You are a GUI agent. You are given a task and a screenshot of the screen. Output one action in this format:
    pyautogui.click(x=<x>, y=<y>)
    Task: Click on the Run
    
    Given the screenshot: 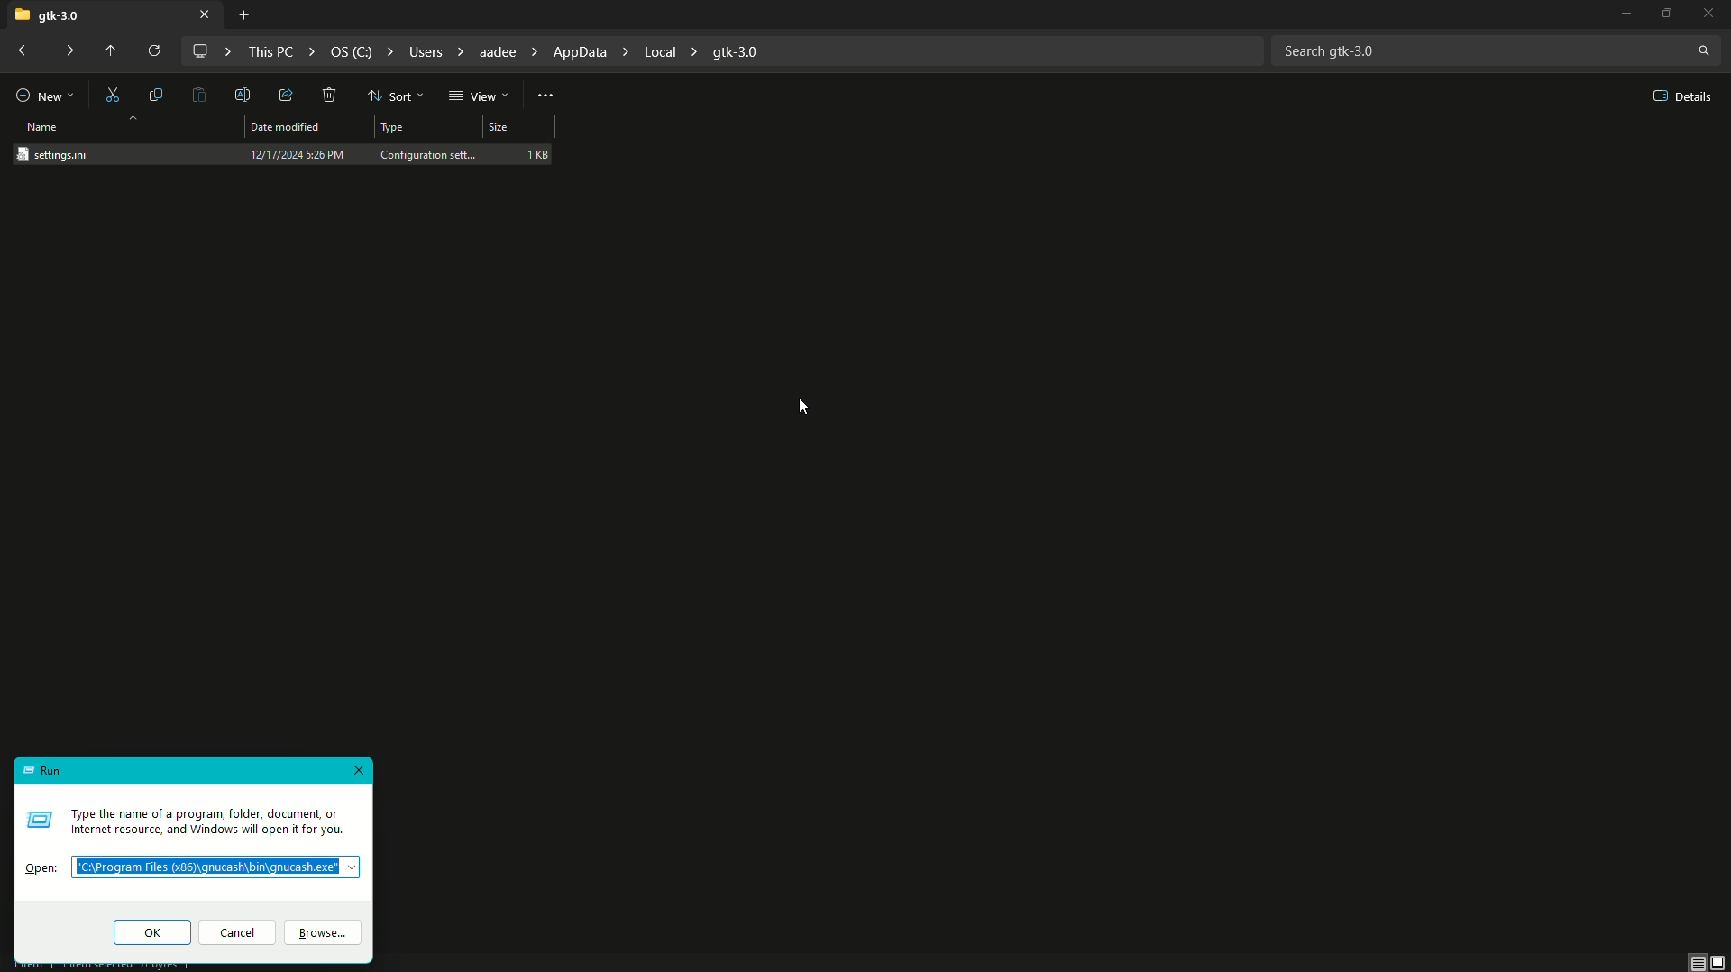 What is the action you would take?
    pyautogui.click(x=43, y=772)
    